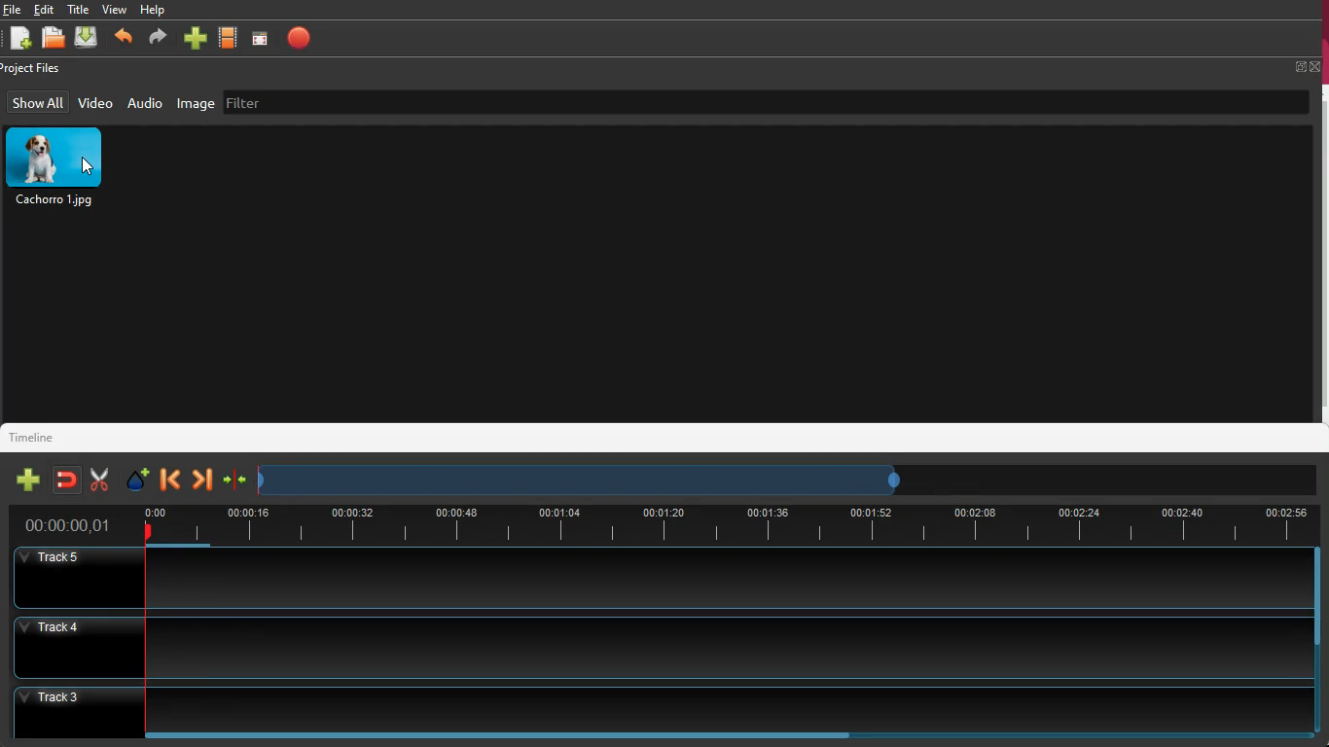 The height and width of the screenshot is (747, 1329). I want to click on forward, so click(156, 40).